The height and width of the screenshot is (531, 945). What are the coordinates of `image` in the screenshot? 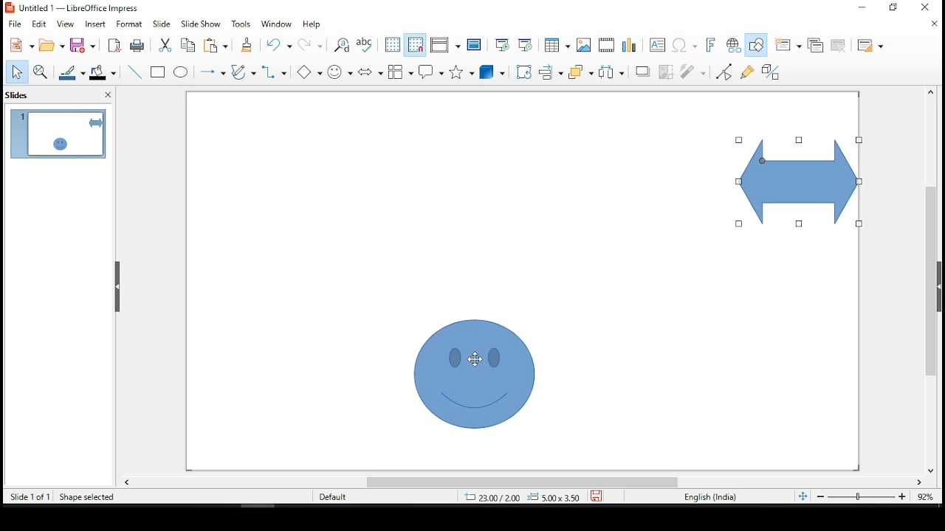 It's located at (584, 44).